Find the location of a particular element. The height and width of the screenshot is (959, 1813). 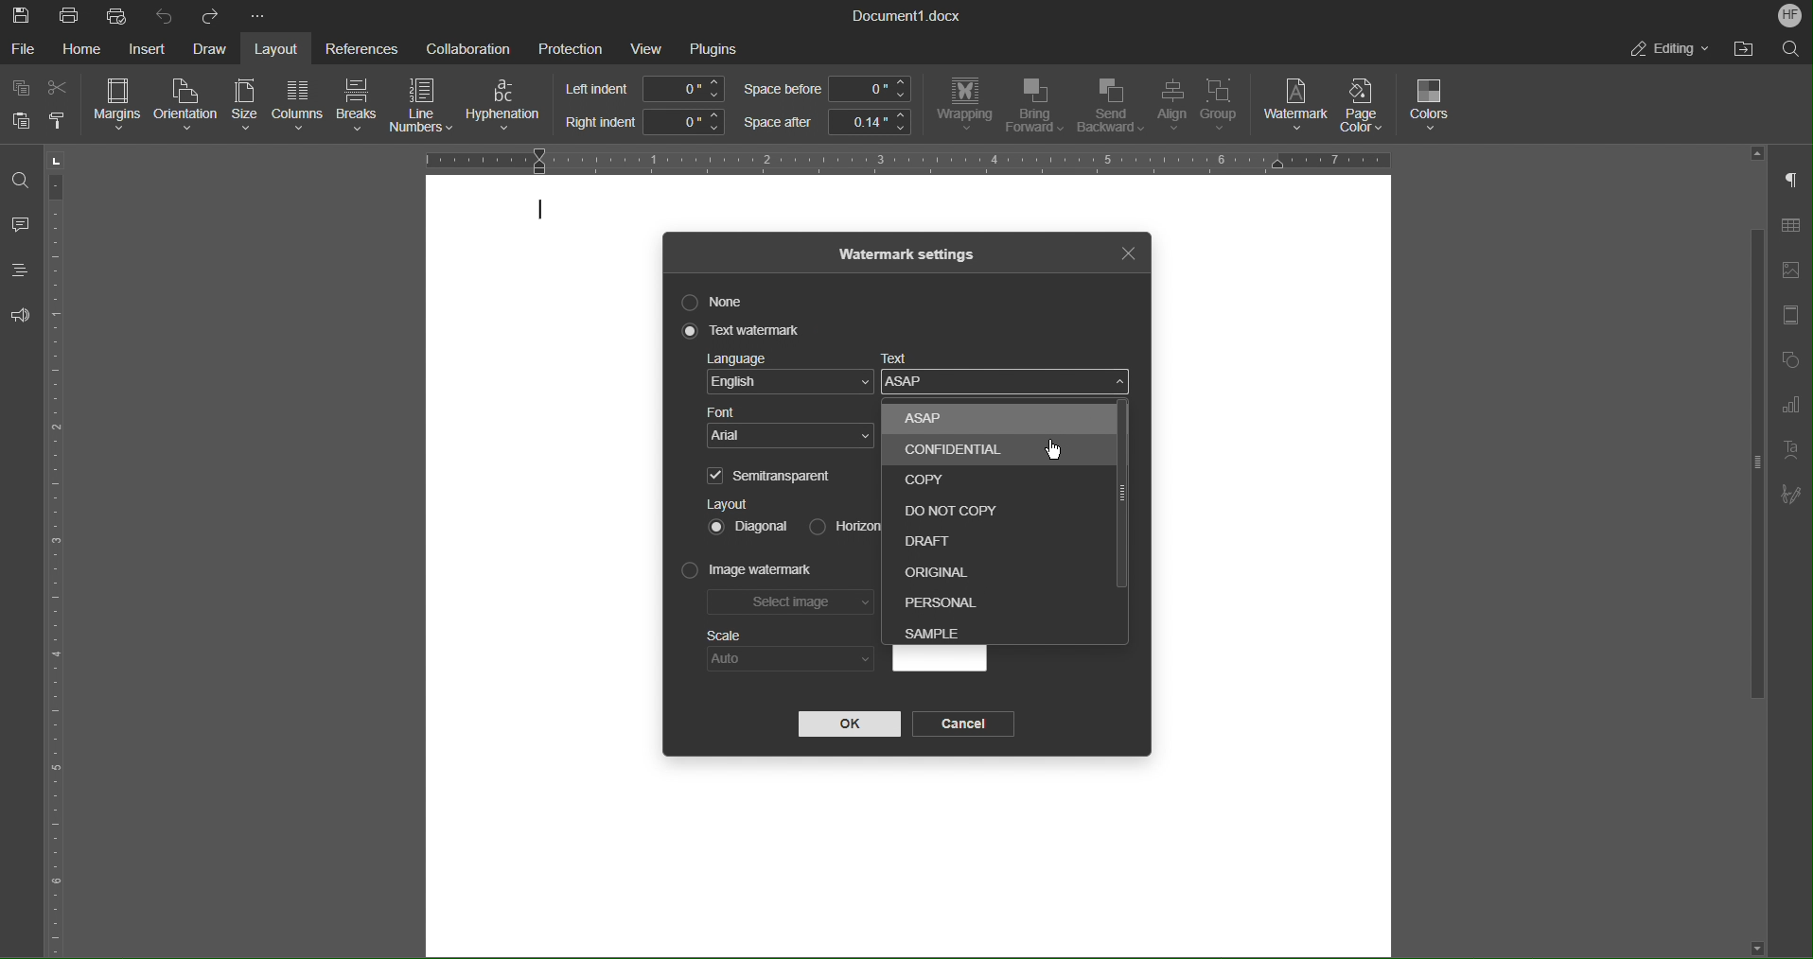

Preview is located at coordinates (939, 660).